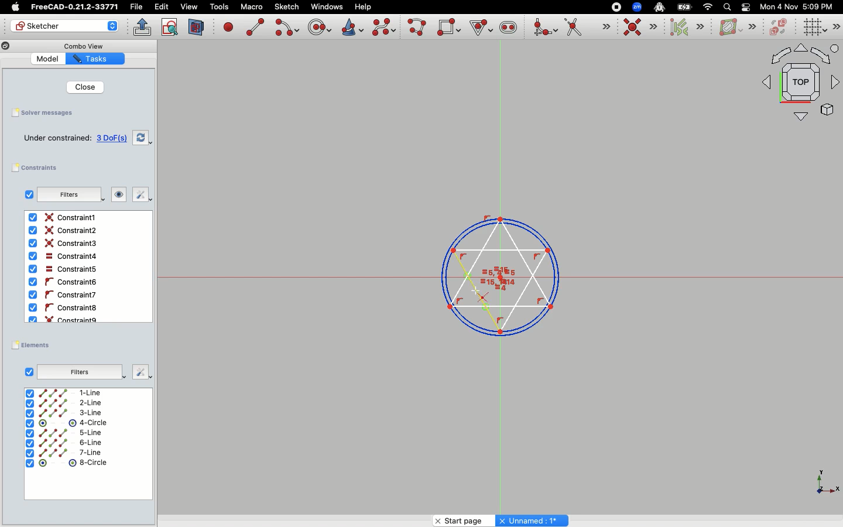 The height and width of the screenshot is (527, 843). Describe the element at coordinates (251, 7) in the screenshot. I see `Macro` at that location.